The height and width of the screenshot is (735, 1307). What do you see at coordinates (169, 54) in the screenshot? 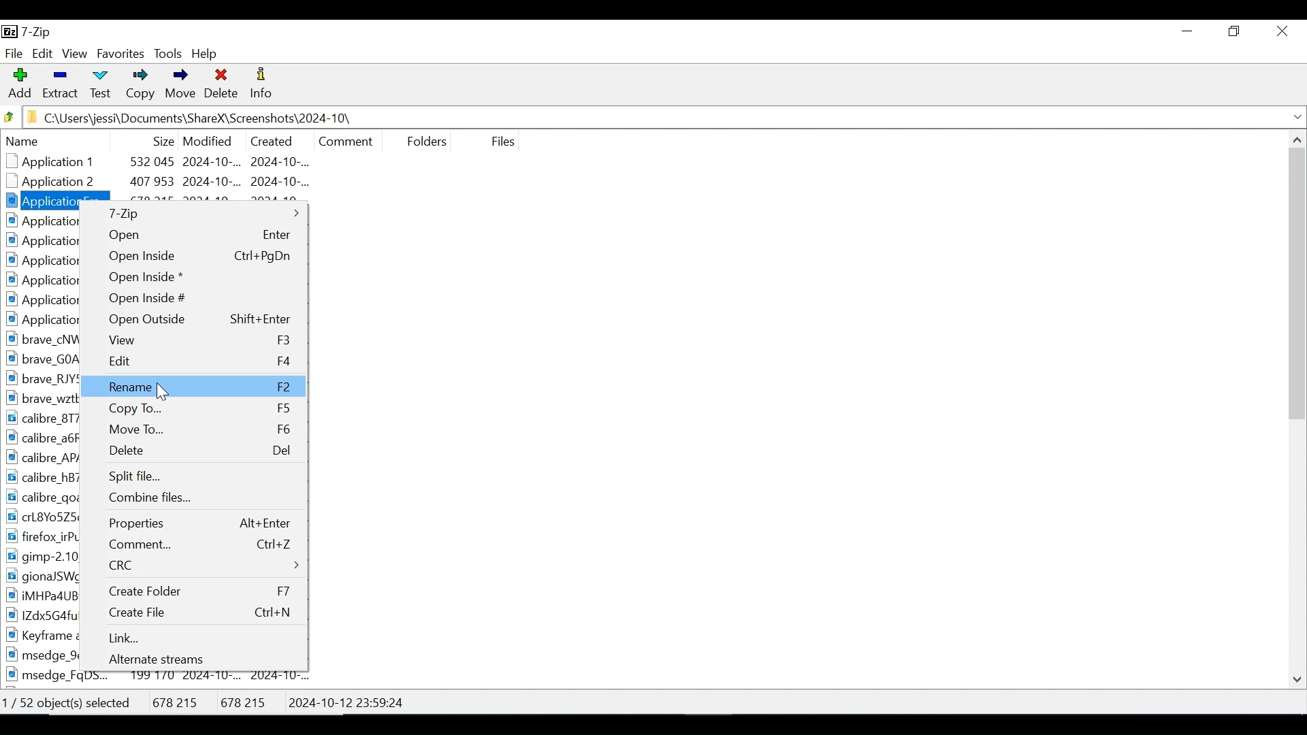
I see `Tools` at bounding box center [169, 54].